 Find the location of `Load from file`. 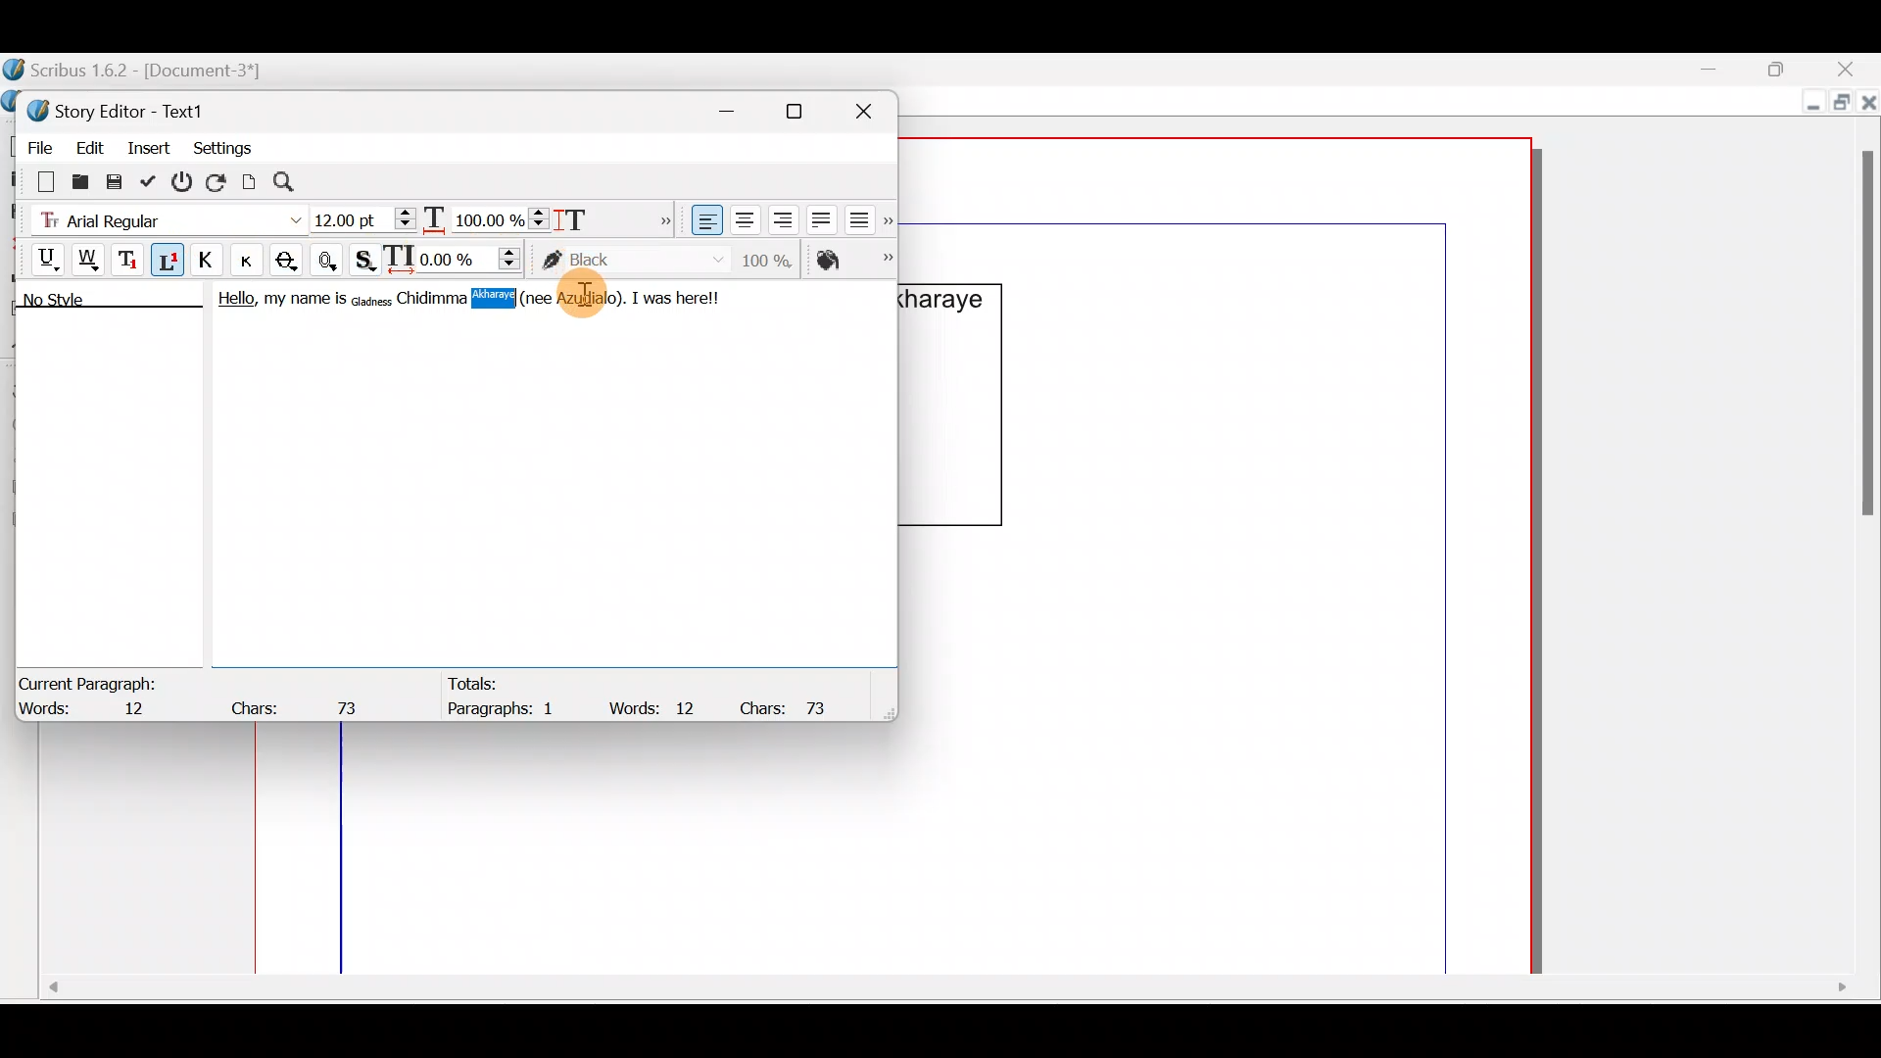

Load from file is located at coordinates (78, 180).